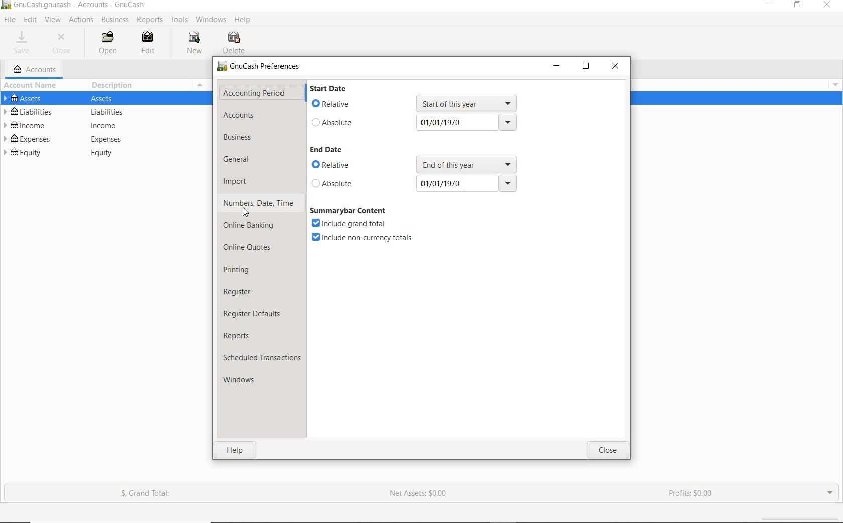 The height and width of the screenshot is (523, 843). What do you see at coordinates (82, 20) in the screenshot?
I see `ACTIONS` at bounding box center [82, 20].